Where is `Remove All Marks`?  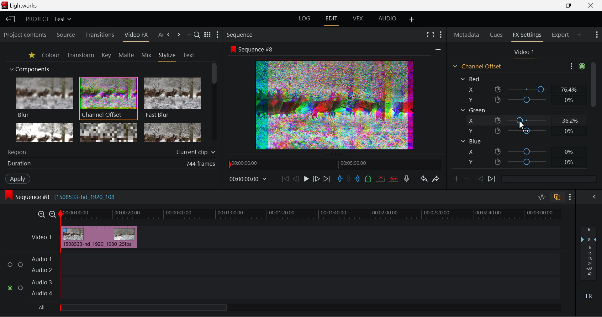 Remove All Marks is located at coordinates (348, 179).